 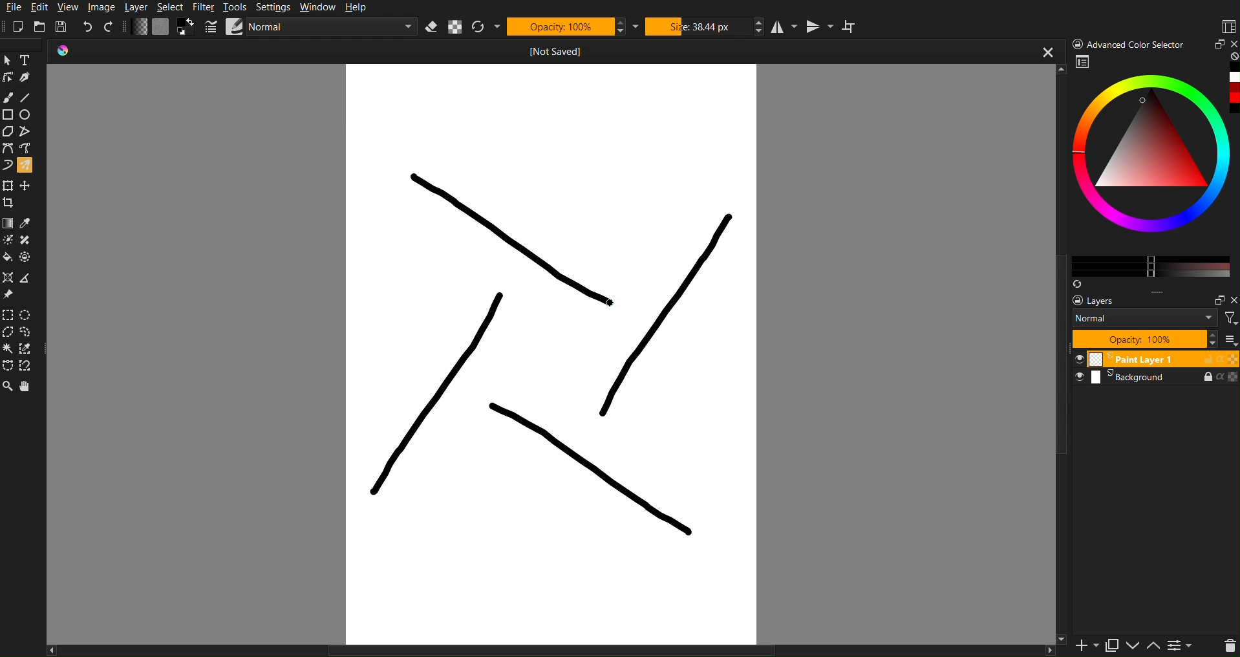 What do you see at coordinates (9, 98) in the screenshot?
I see `Brush` at bounding box center [9, 98].